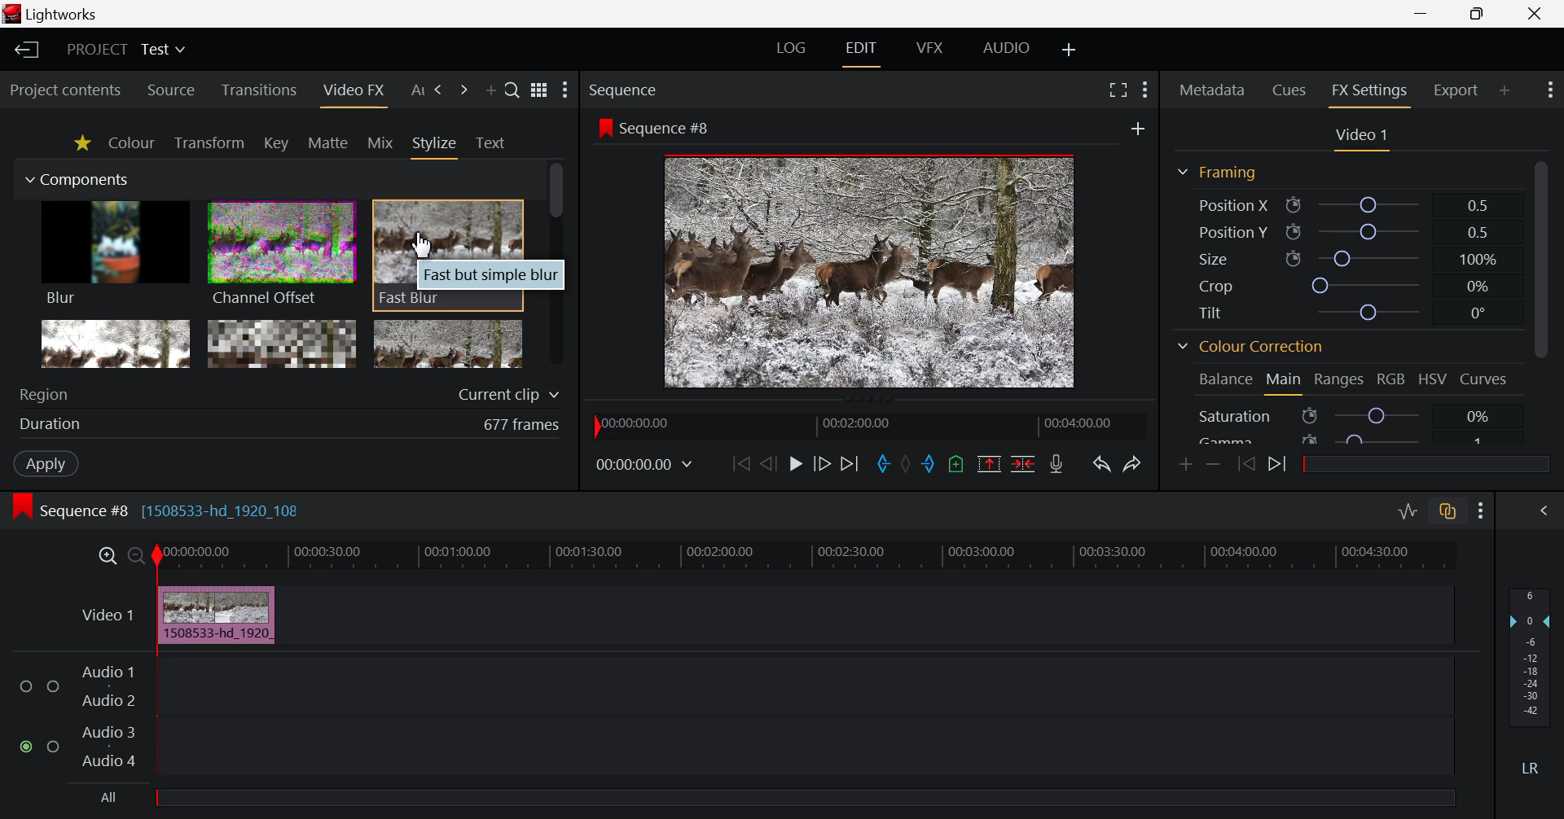 This screenshot has height=819, width=1564. I want to click on Redo, so click(1134, 465).